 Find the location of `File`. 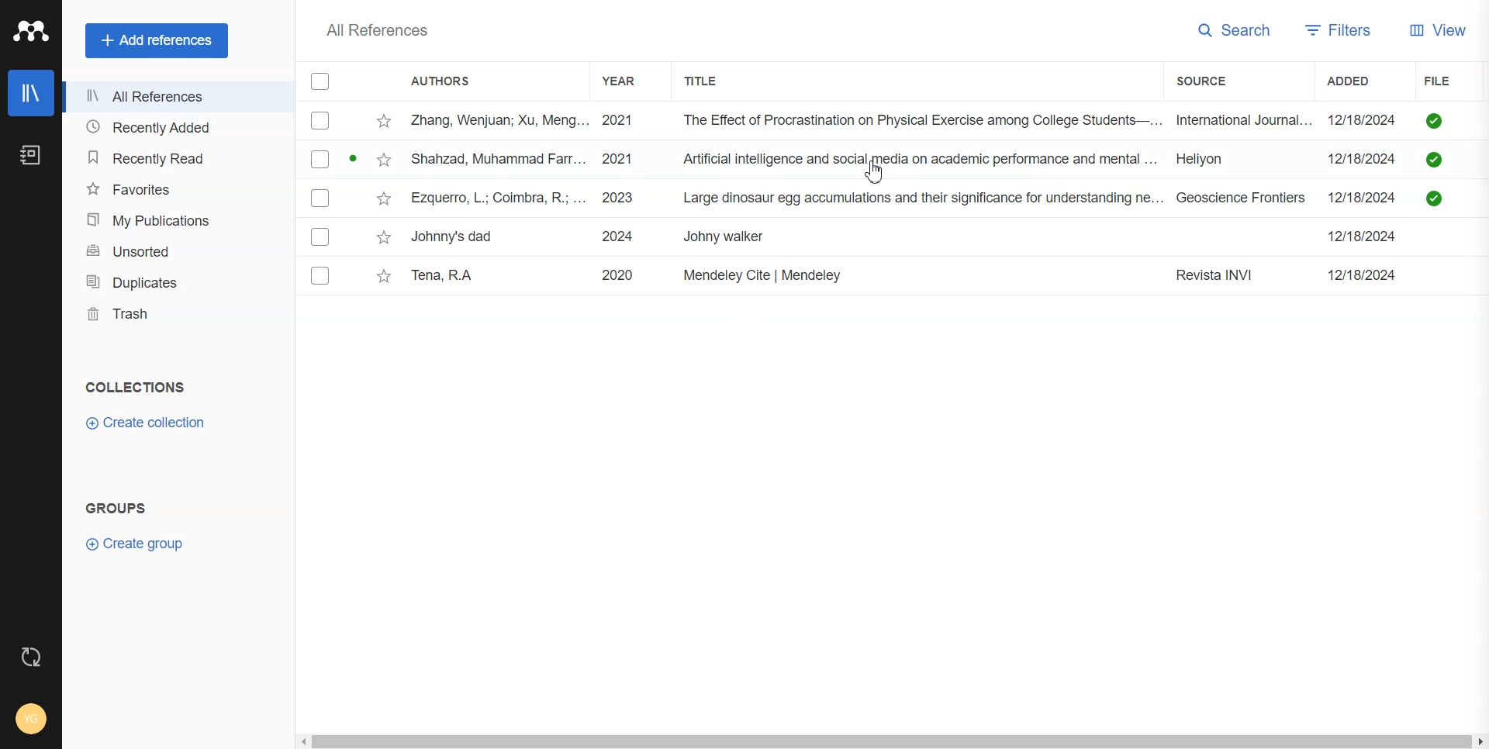

File is located at coordinates (893, 160).